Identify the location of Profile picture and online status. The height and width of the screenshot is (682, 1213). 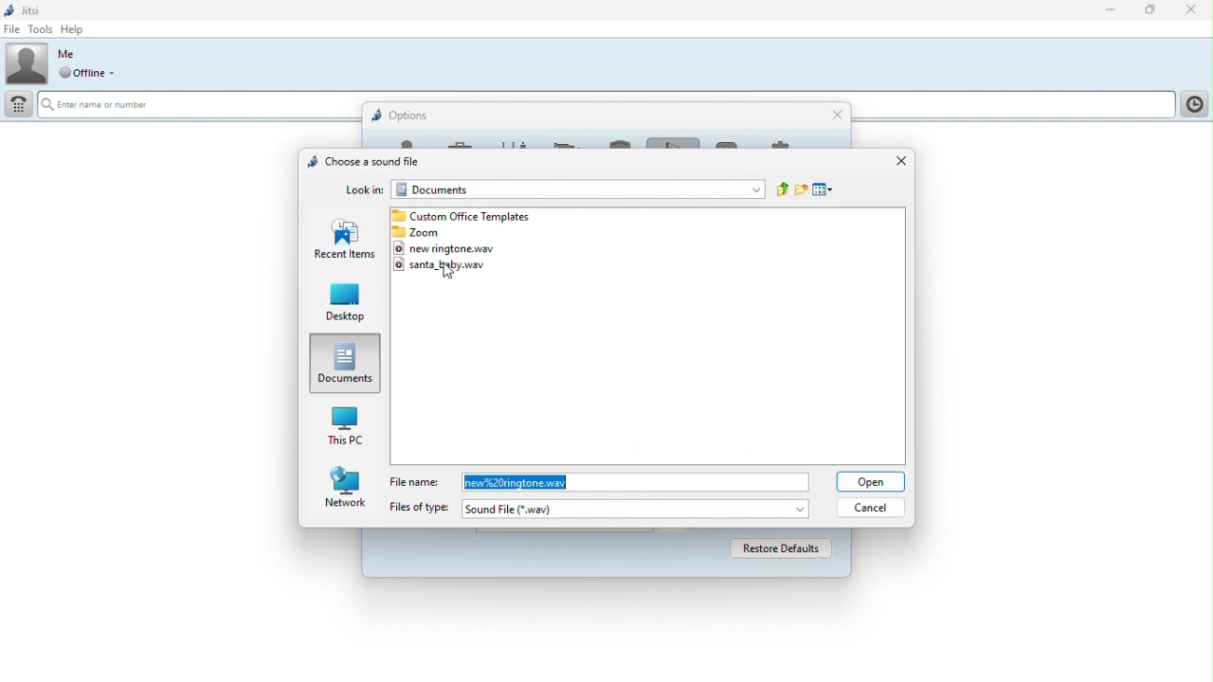
(66, 63).